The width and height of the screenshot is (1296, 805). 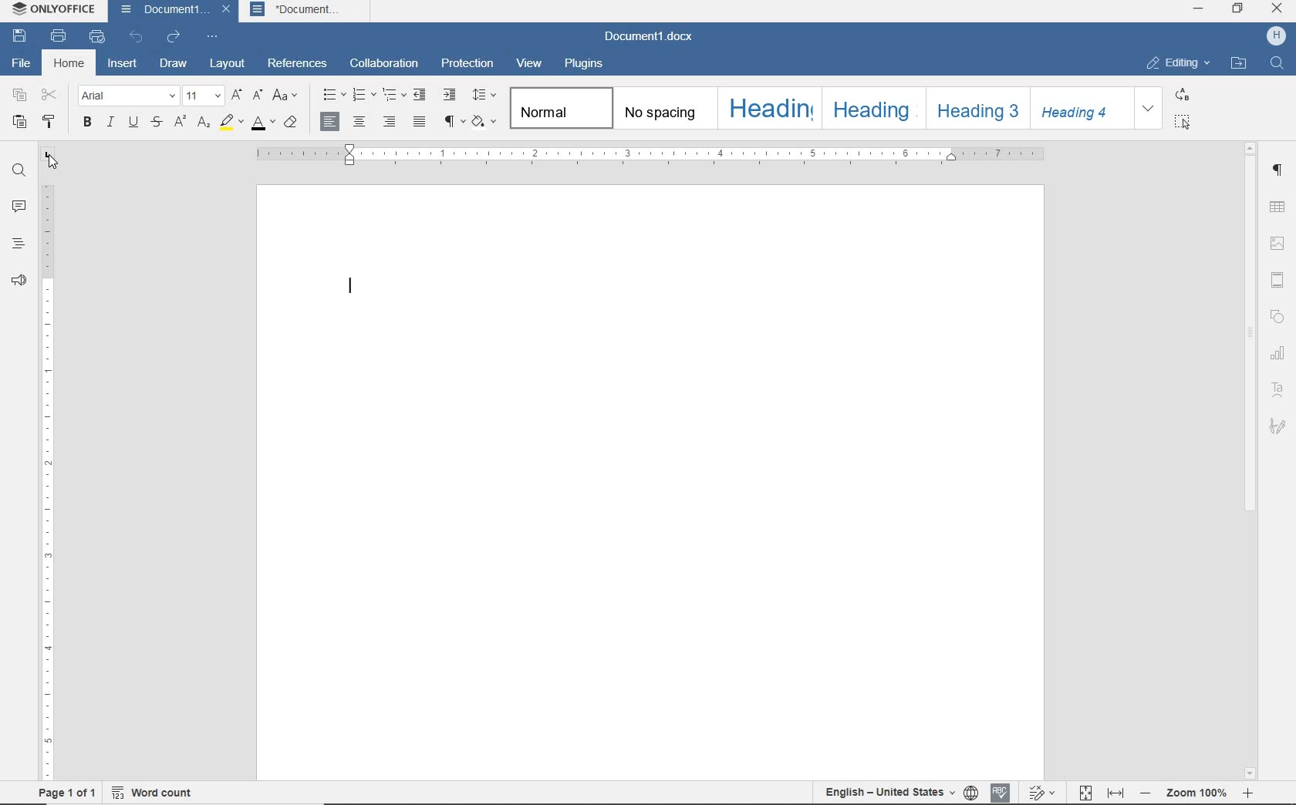 I want to click on EDITOR, so click(x=348, y=283).